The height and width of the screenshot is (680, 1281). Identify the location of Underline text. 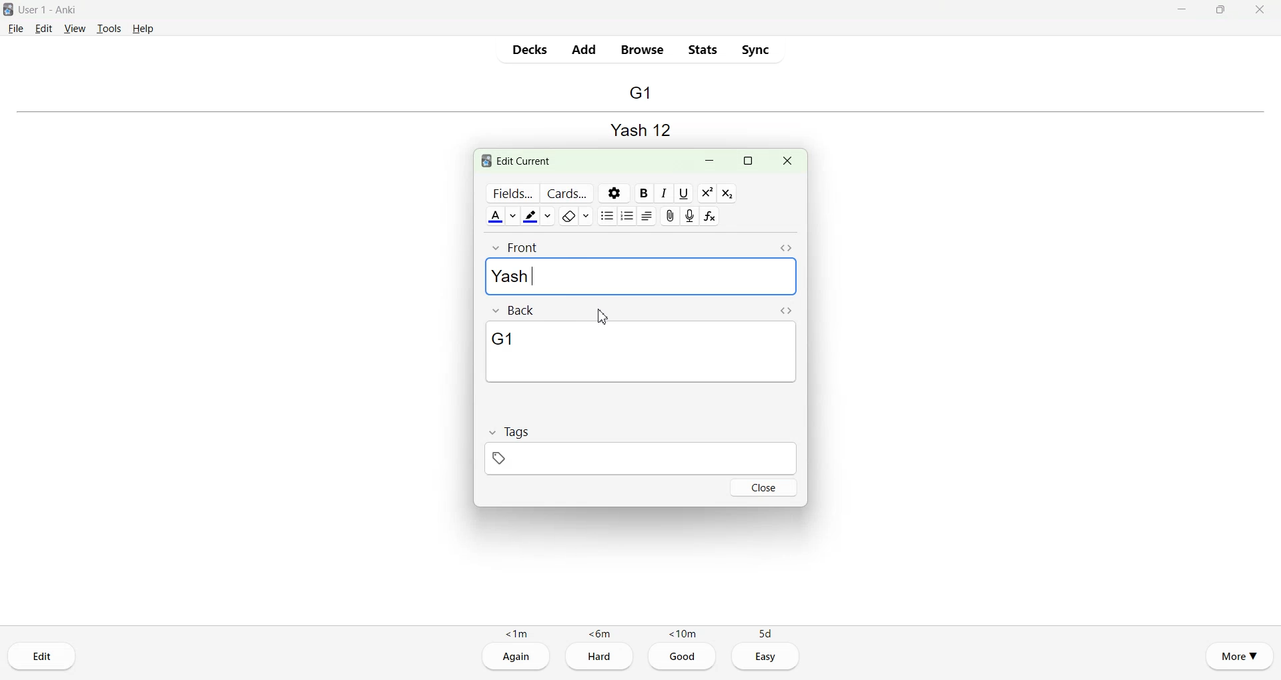
(686, 193).